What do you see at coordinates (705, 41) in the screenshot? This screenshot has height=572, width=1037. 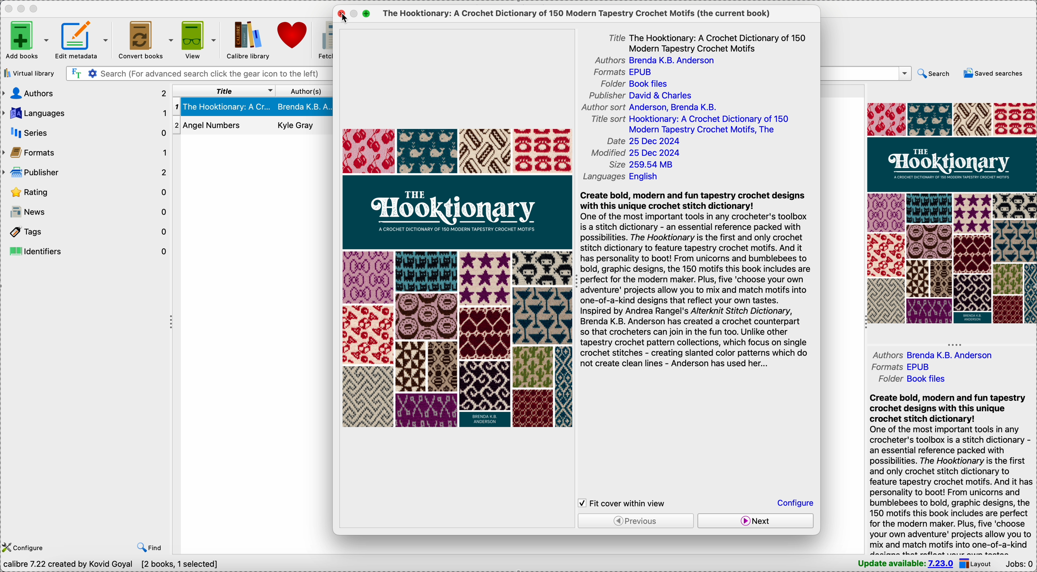 I see `title` at bounding box center [705, 41].